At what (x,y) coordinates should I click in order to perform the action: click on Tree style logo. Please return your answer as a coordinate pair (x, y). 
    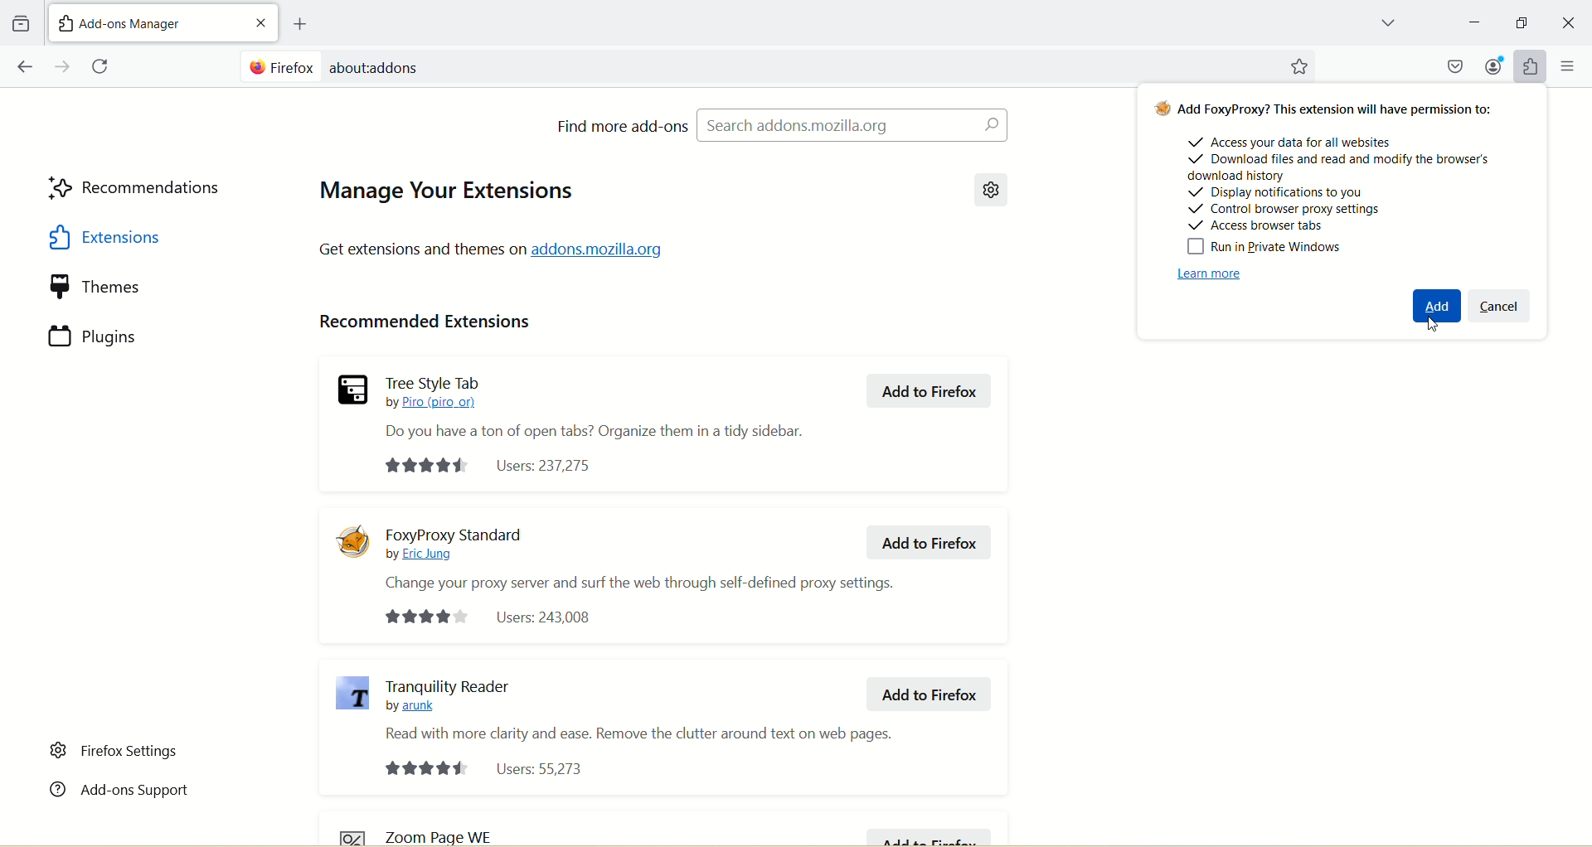
    Looking at the image, I should click on (353, 389).